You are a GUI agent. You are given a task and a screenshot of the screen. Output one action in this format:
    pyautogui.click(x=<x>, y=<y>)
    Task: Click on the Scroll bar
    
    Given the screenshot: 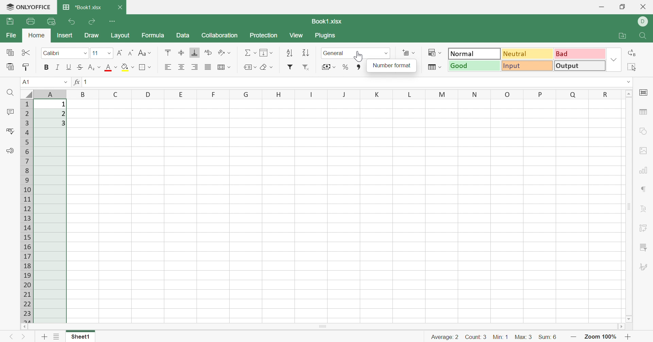 What is the action you would take?
    pyautogui.click(x=320, y=327)
    